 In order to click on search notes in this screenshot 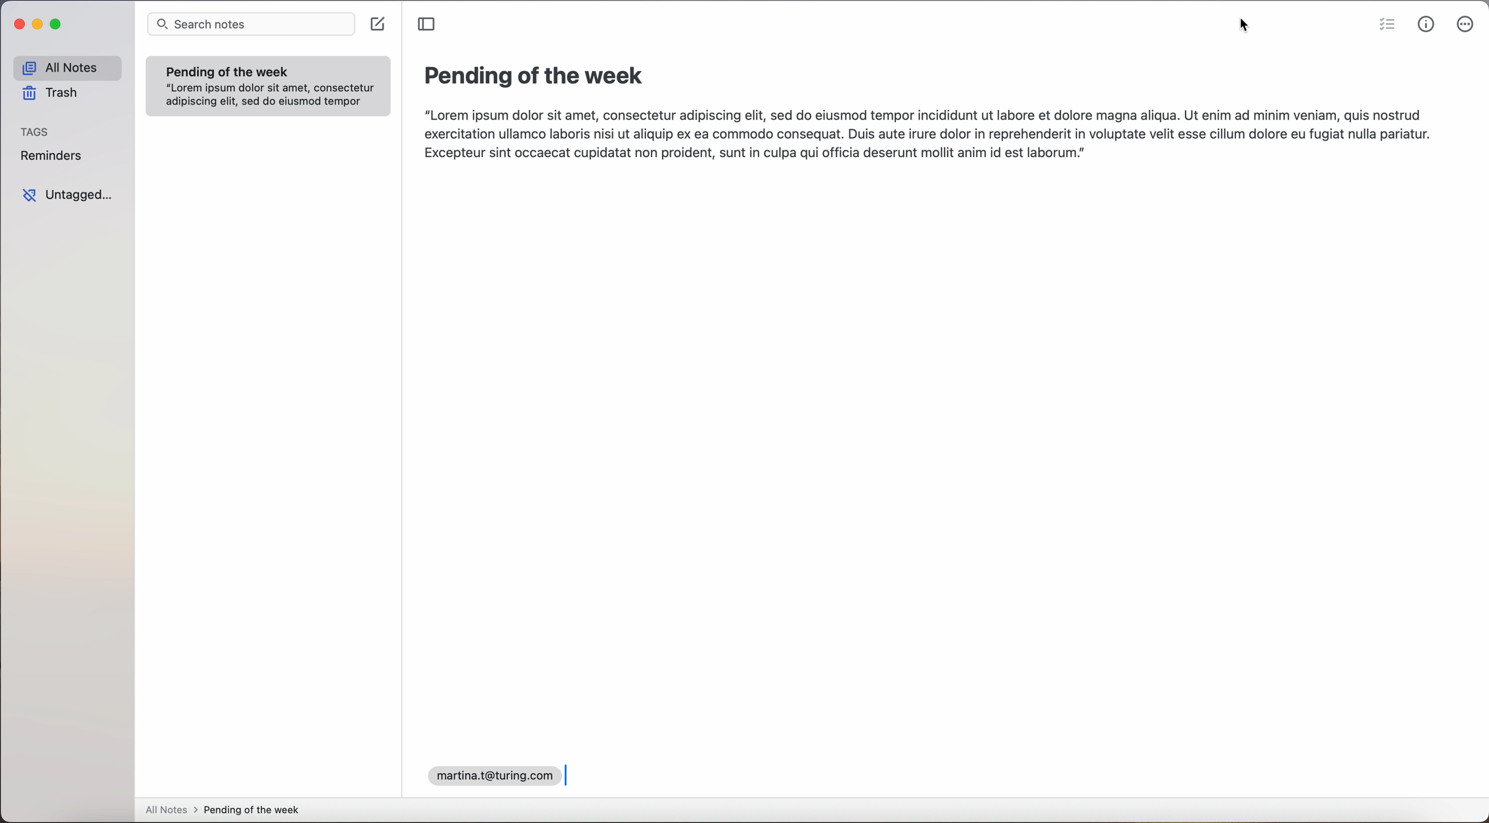, I will do `click(252, 24)`.